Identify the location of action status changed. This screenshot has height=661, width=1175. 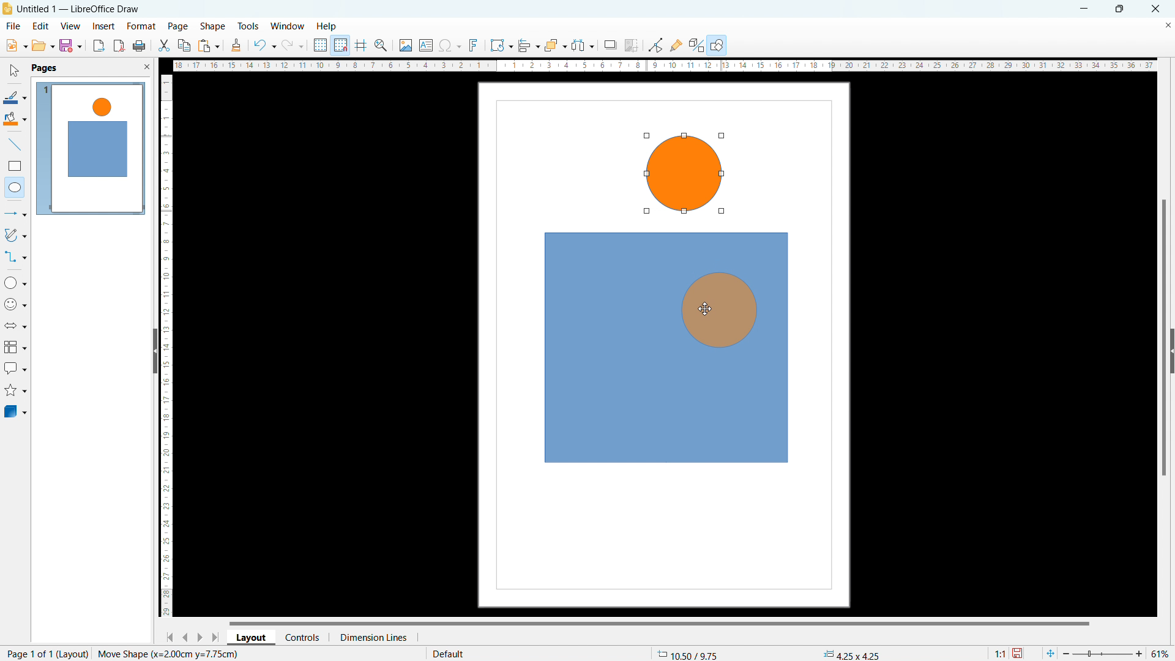
(168, 654).